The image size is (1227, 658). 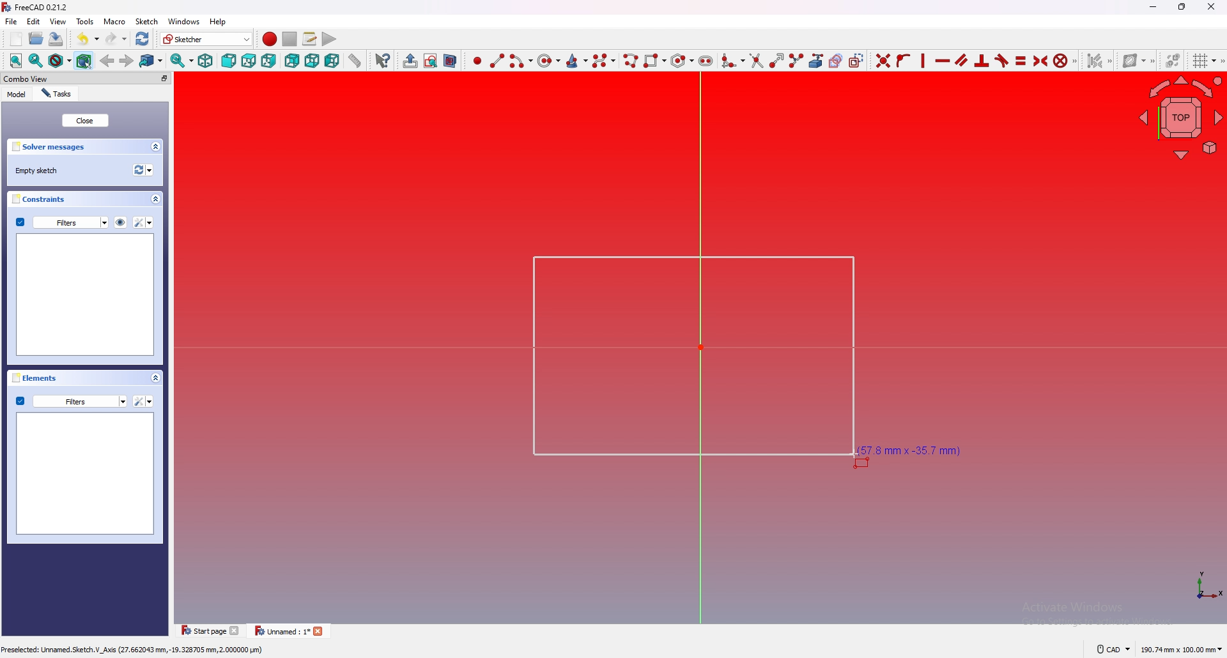 I want to click on synced view, so click(x=183, y=61).